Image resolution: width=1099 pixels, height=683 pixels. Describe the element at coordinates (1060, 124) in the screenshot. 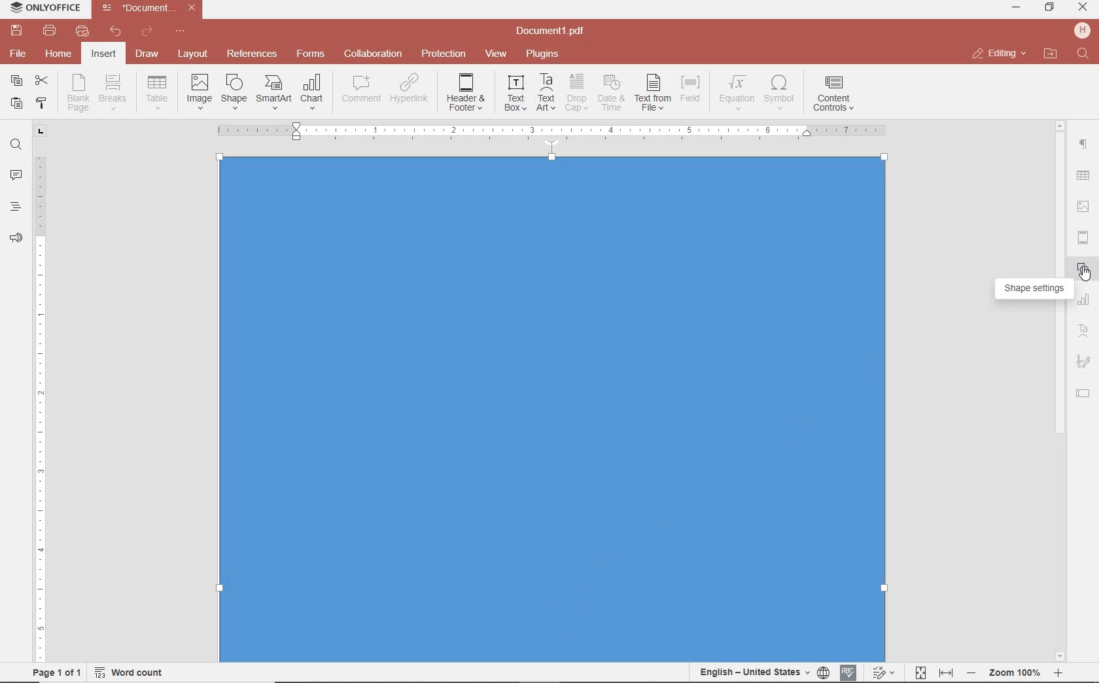

I see `` at that location.